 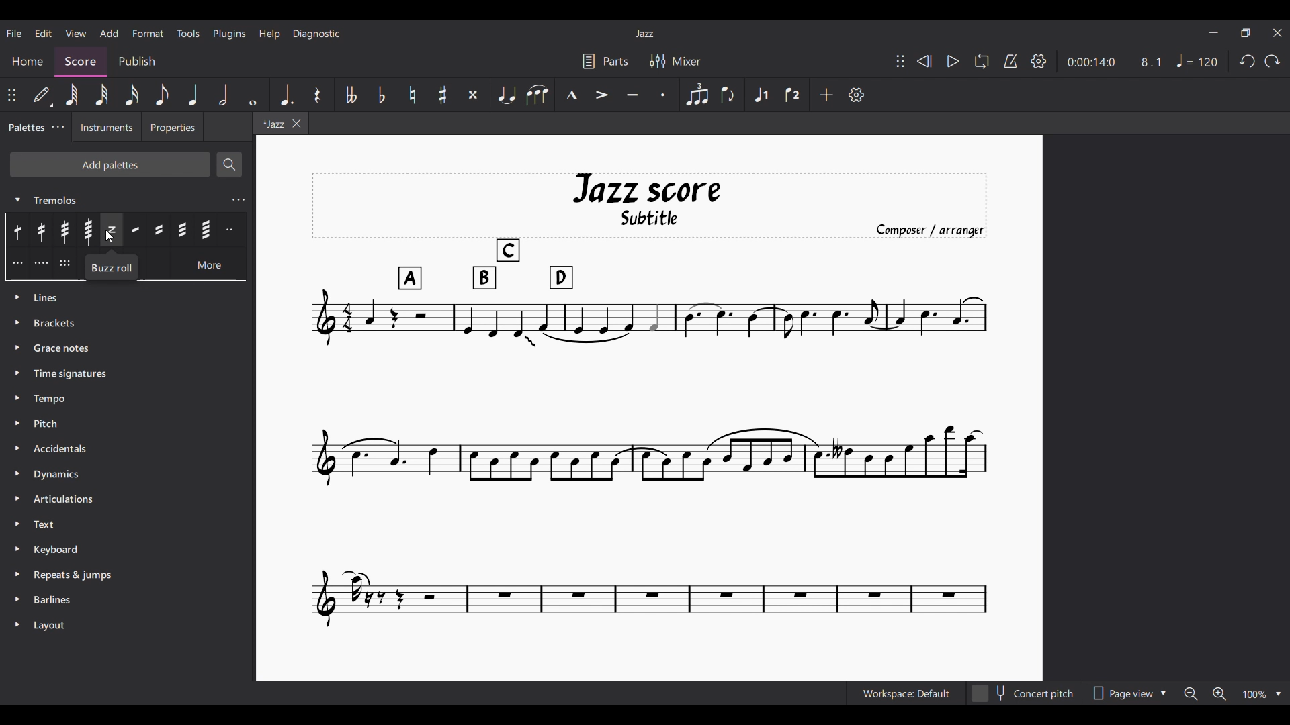 I want to click on Barlines, so click(x=126, y=600).